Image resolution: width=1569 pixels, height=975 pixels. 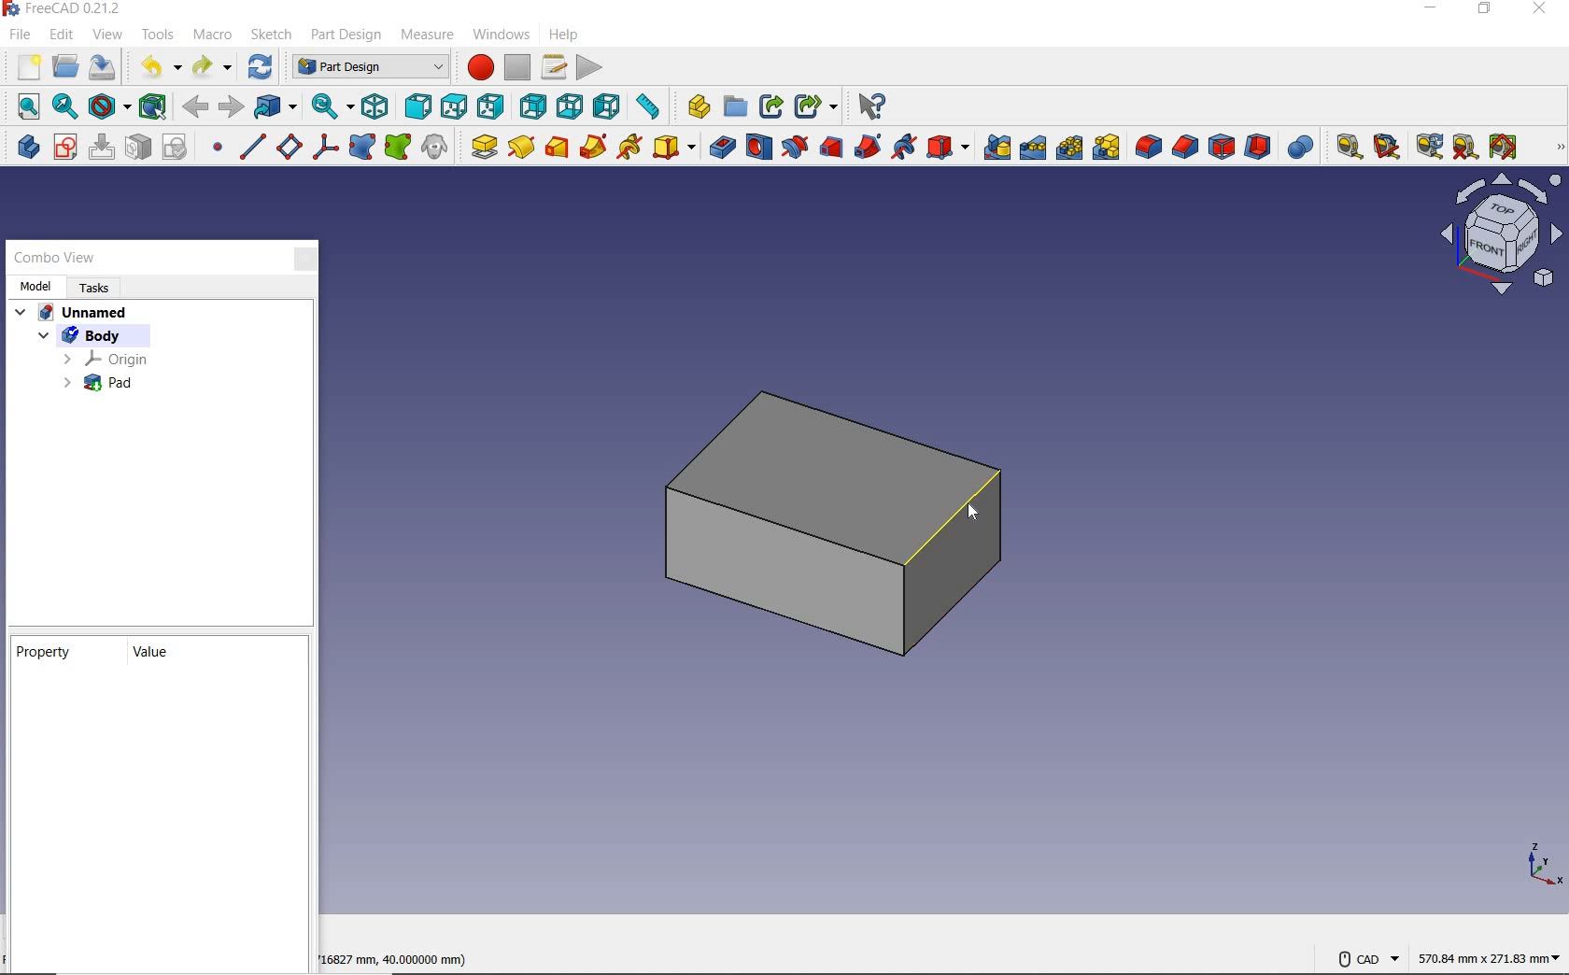 What do you see at coordinates (830, 147) in the screenshot?
I see `subtractive loft` at bounding box center [830, 147].